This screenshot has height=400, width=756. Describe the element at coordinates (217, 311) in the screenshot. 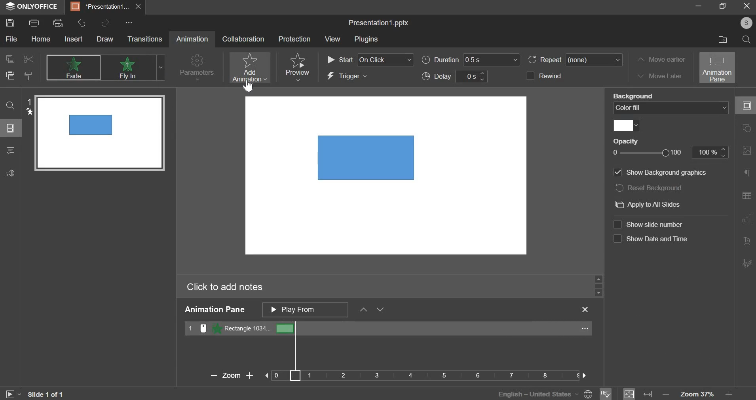

I see `Animation Pane` at that location.